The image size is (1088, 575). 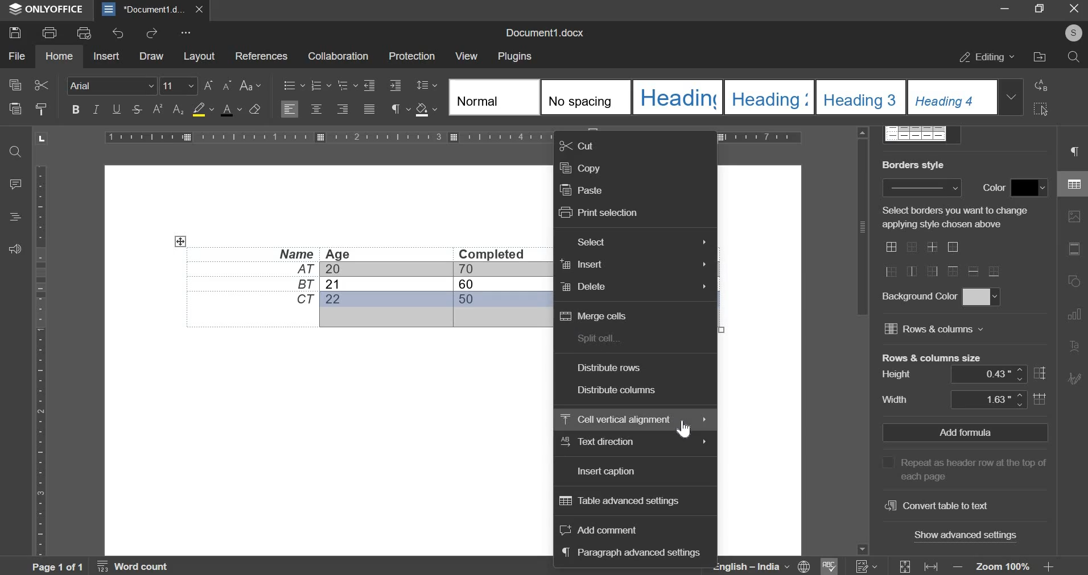 What do you see at coordinates (428, 85) in the screenshot?
I see `paragraph line spacing` at bounding box center [428, 85].